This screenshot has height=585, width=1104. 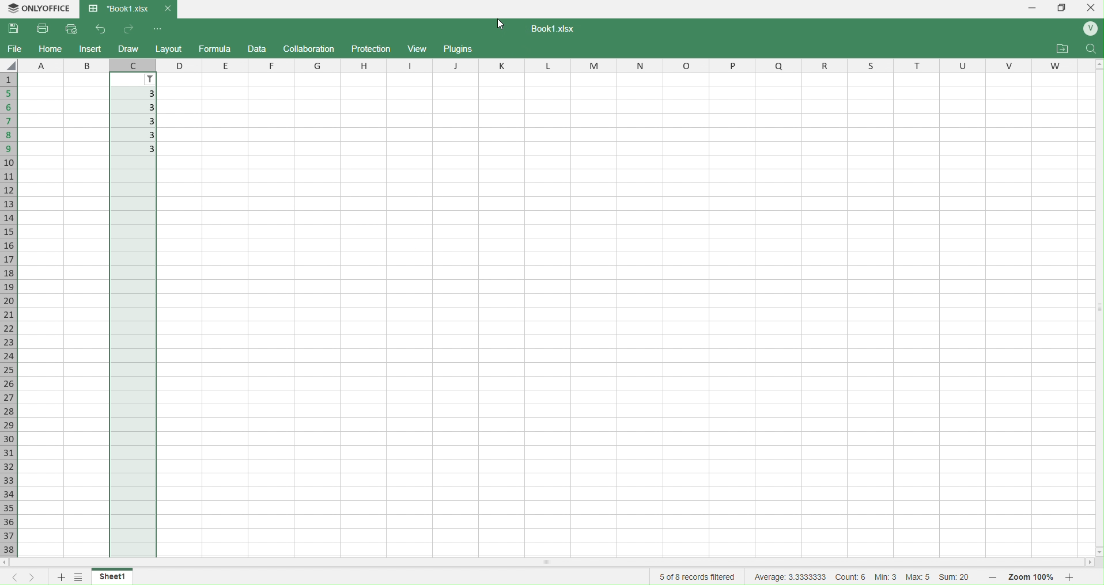 I want to click on Box, so click(x=1063, y=7).